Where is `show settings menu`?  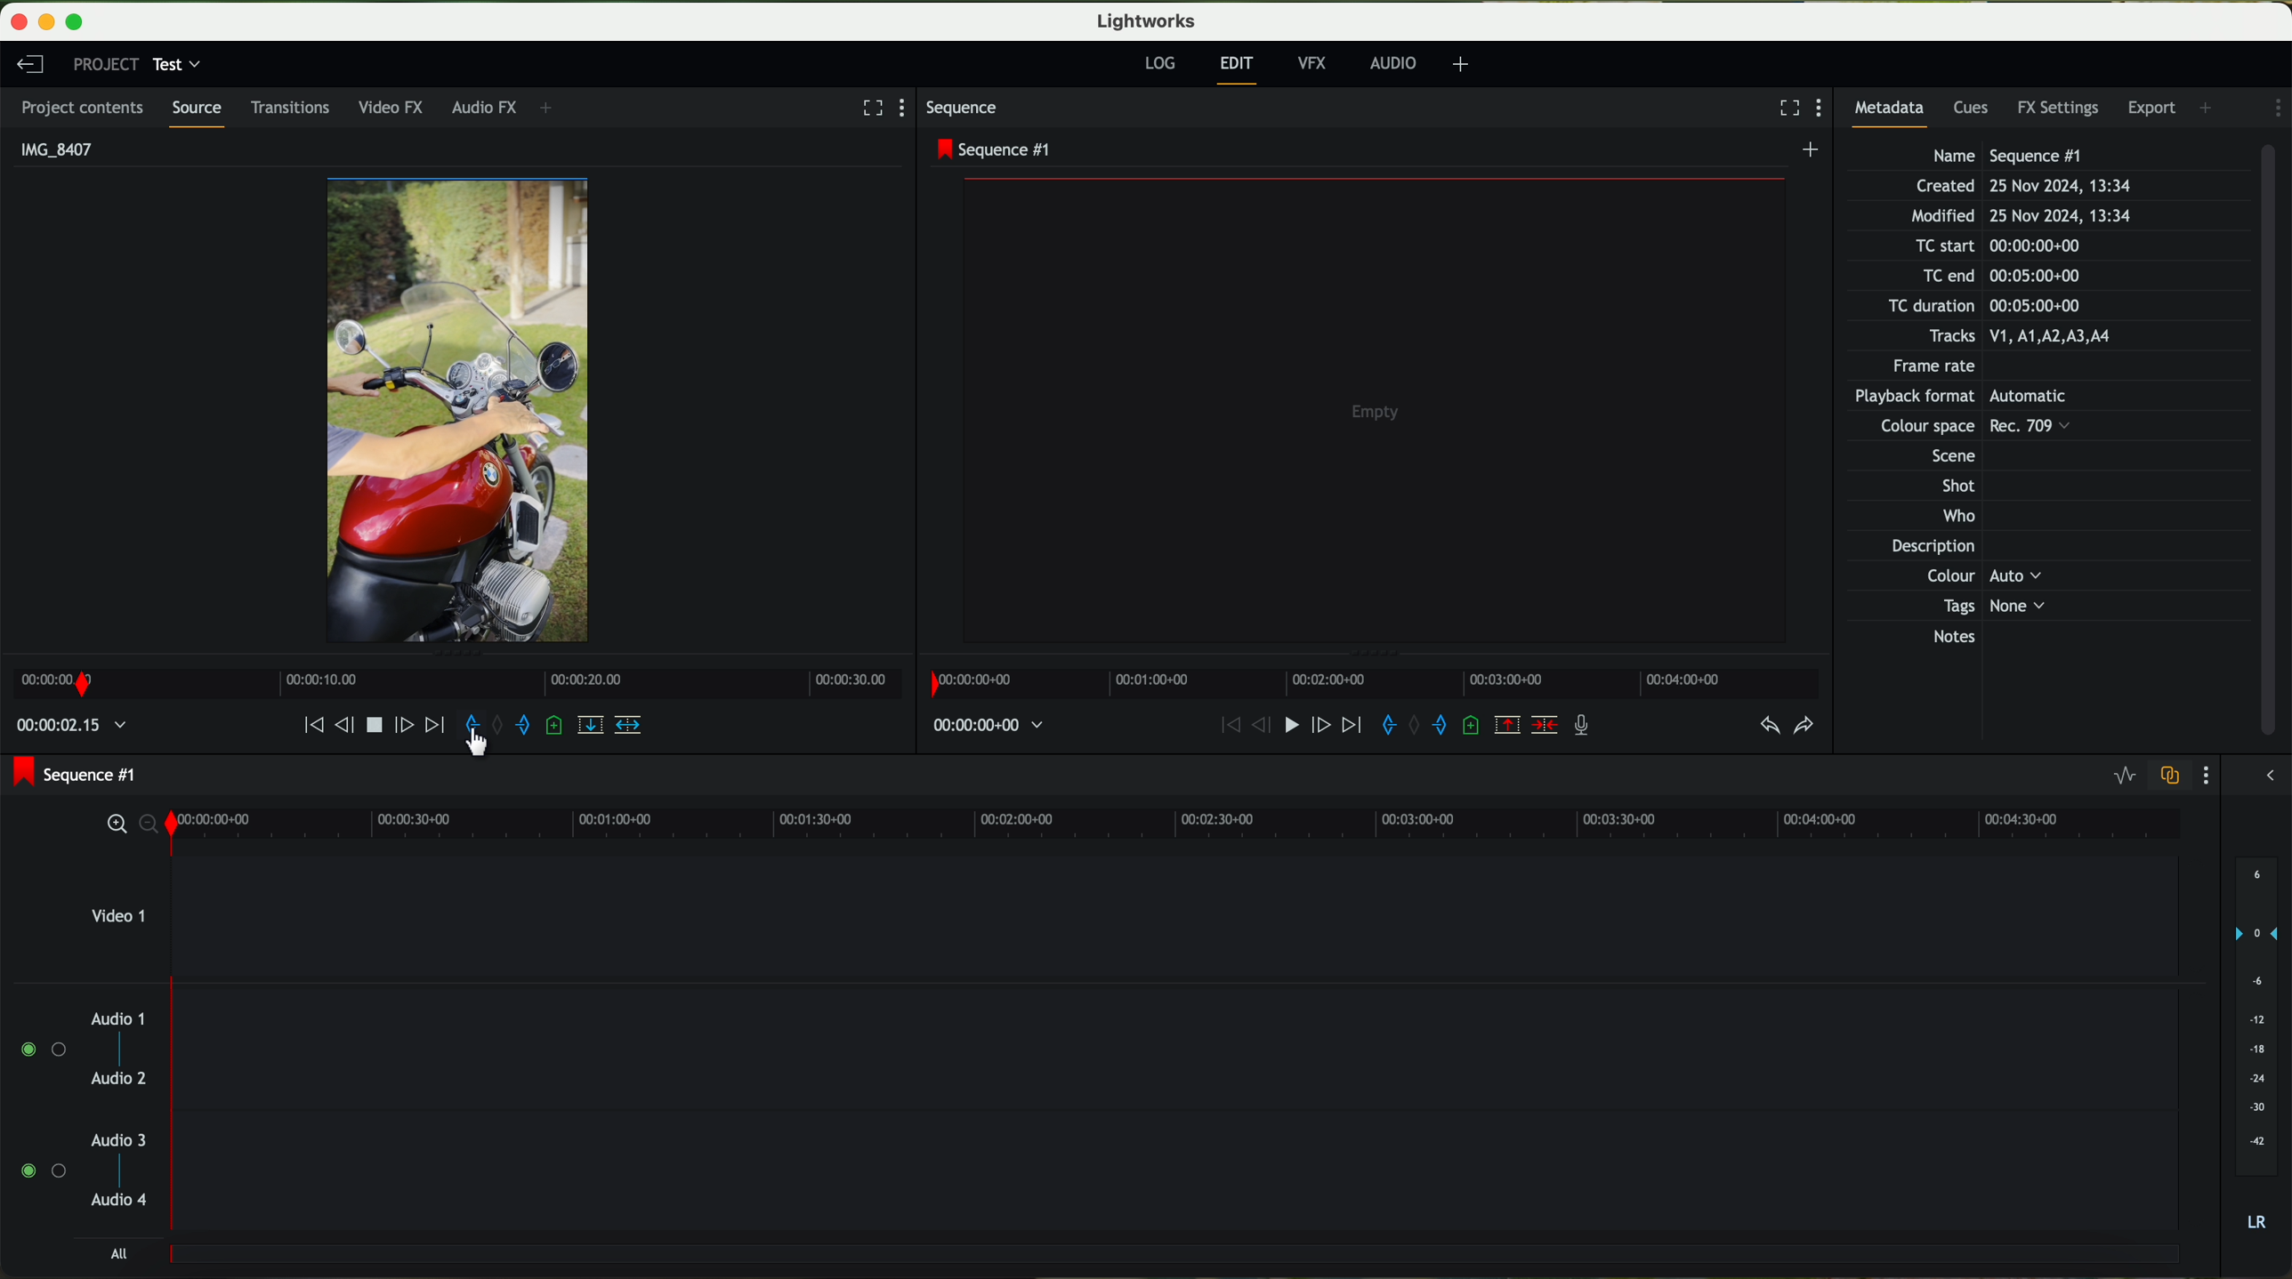
show settings menu is located at coordinates (2275, 108).